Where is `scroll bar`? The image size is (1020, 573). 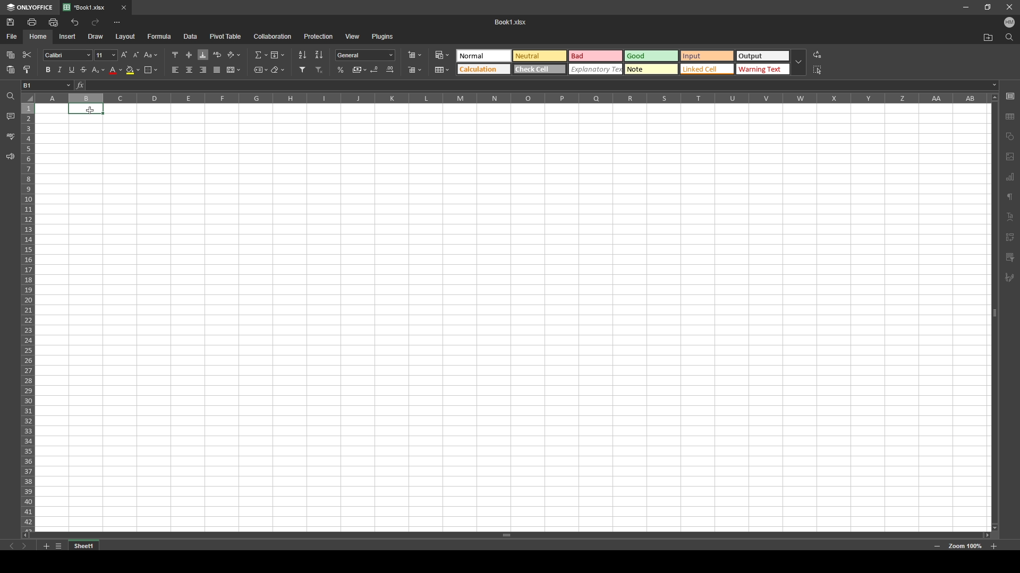
scroll bar is located at coordinates (993, 311).